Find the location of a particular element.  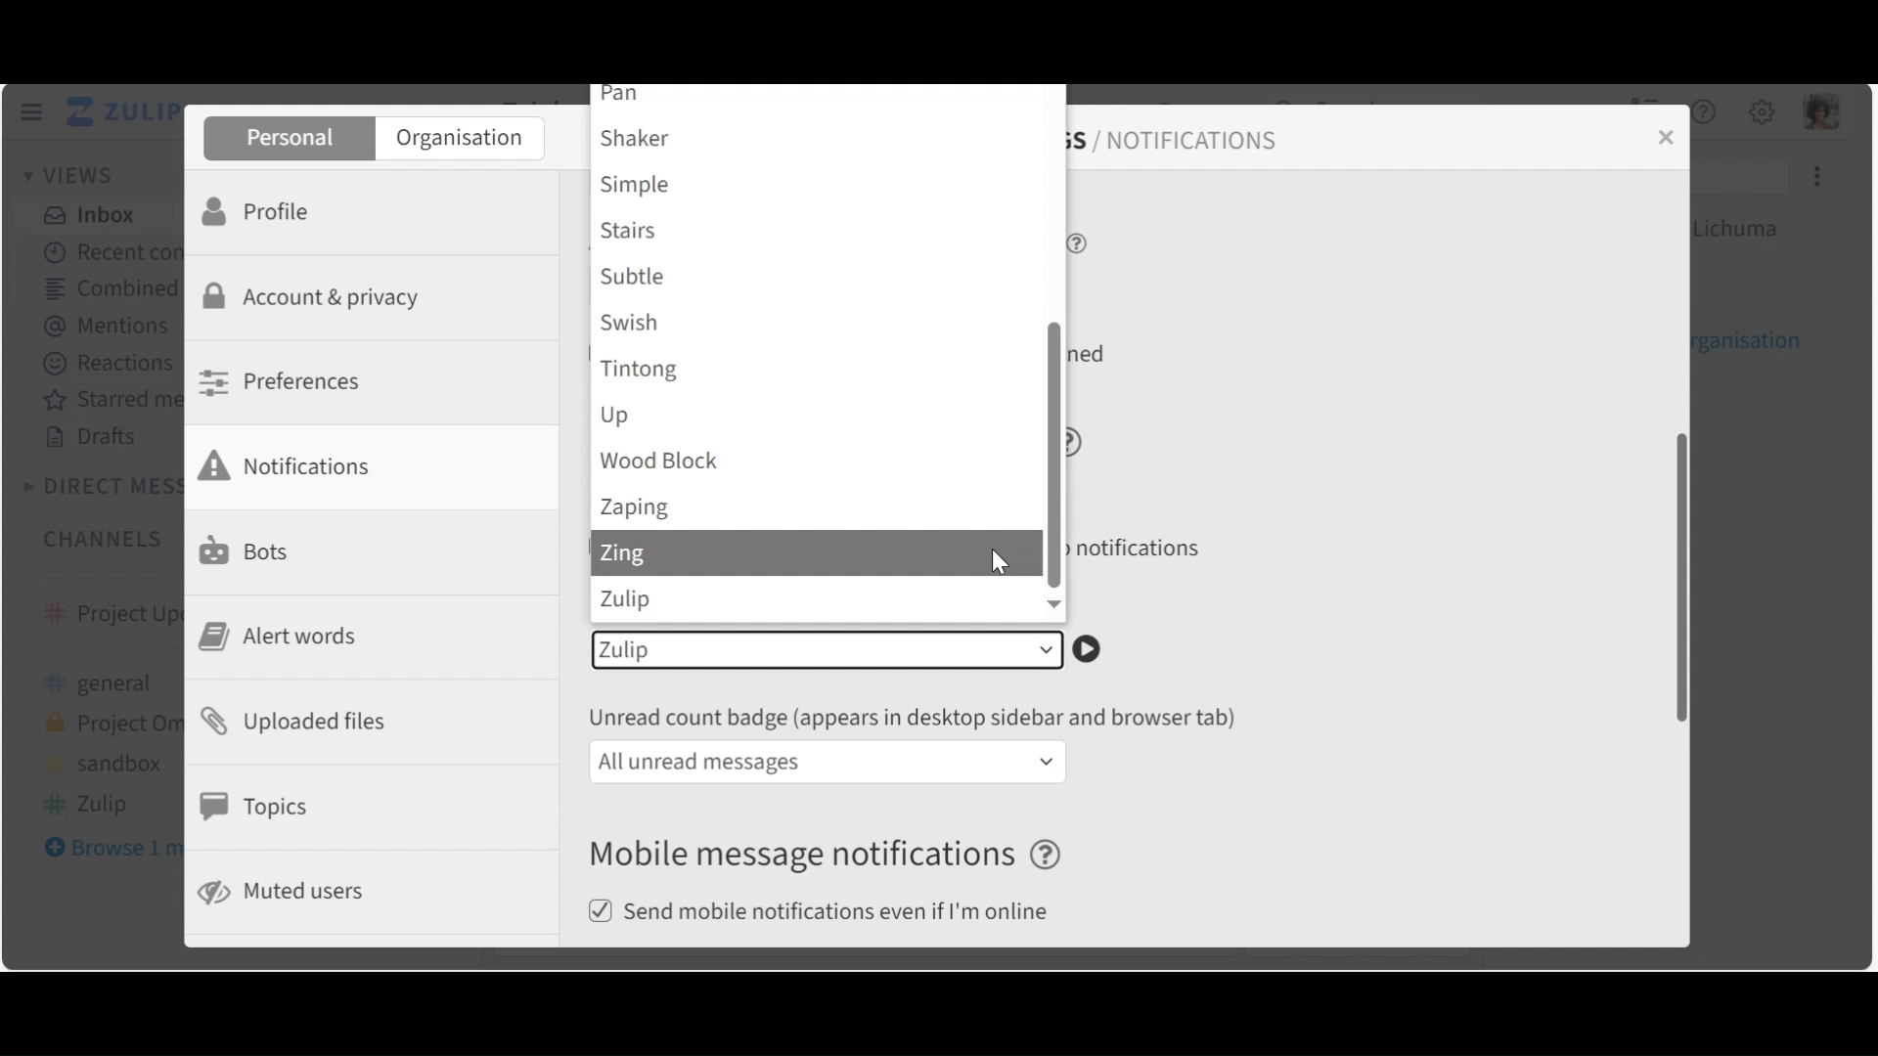

Account & Privacy is located at coordinates (318, 299).